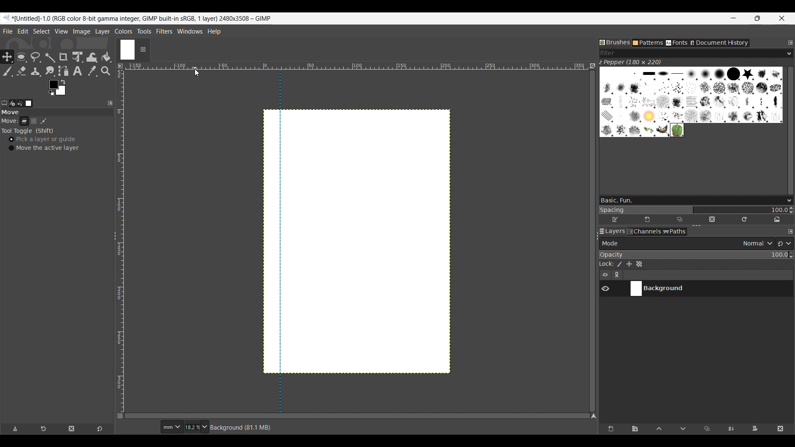 This screenshot has width=795, height=447. What do you see at coordinates (164, 31) in the screenshot?
I see `Filters menu` at bounding box center [164, 31].